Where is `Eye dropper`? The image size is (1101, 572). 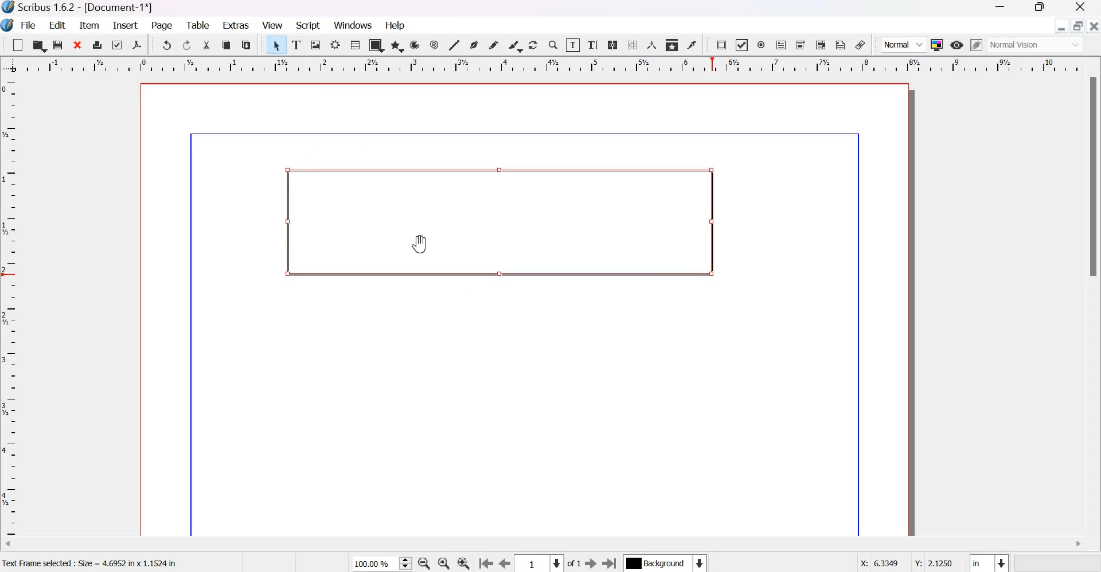 Eye dropper is located at coordinates (692, 45).